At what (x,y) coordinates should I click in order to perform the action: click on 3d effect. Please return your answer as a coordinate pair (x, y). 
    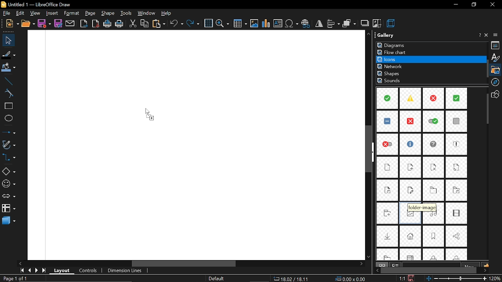
    Looking at the image, I should click on (391, 23).